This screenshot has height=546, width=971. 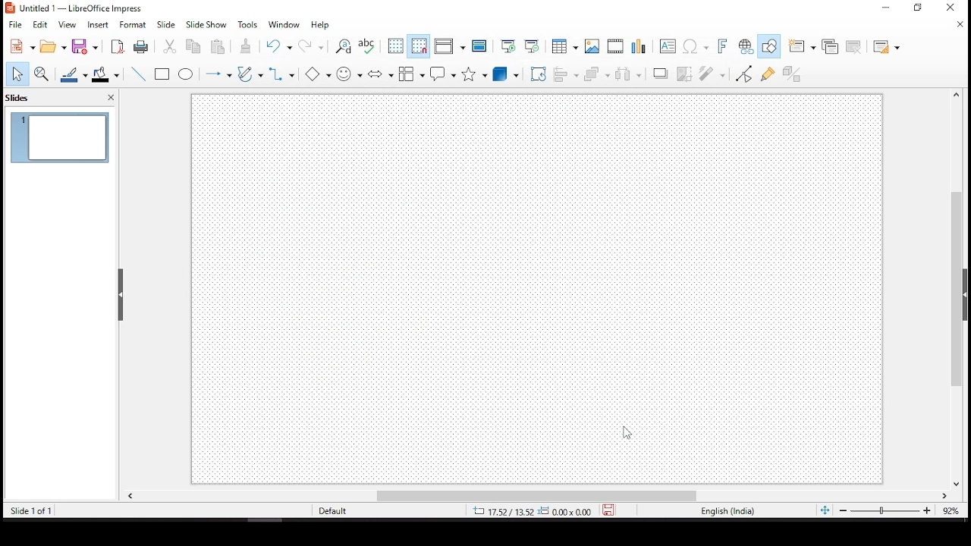 I want to click on toggle point edit mode, so click(x=743, y=74).